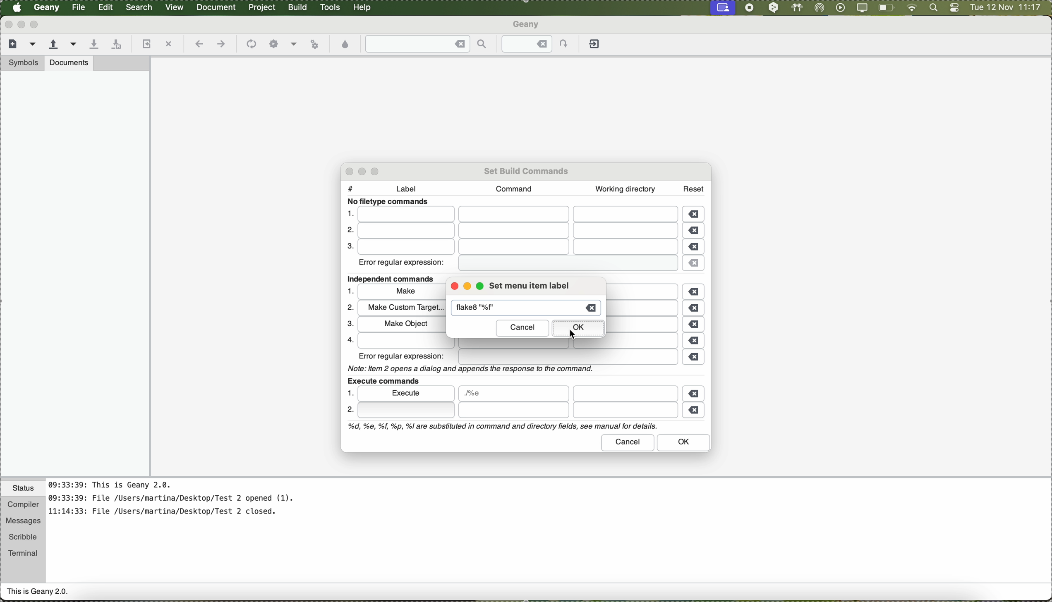 Image resolution: width=1052 pixels, height=602 pixels. Describe the element at coordinates (348, 339) in the screenshot. I see `4` at that location.